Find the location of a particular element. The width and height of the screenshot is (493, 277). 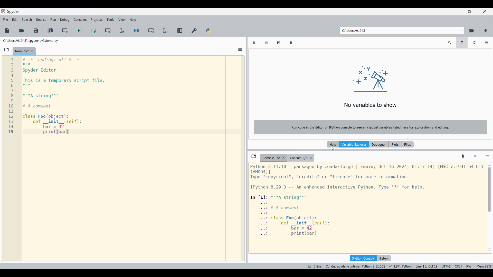

Help is located at coordinates (333, 144).